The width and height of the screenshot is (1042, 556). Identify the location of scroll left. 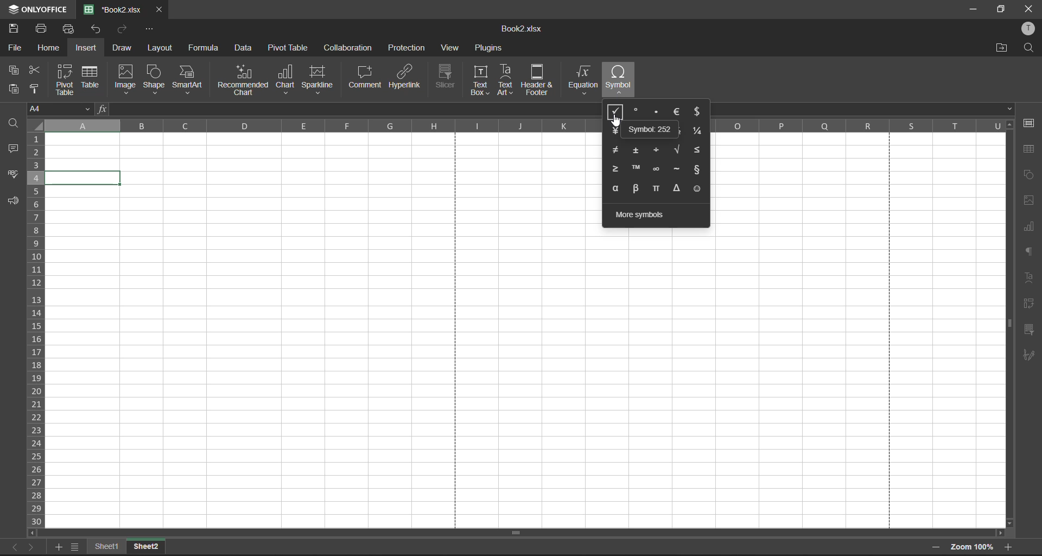
(32, 533).